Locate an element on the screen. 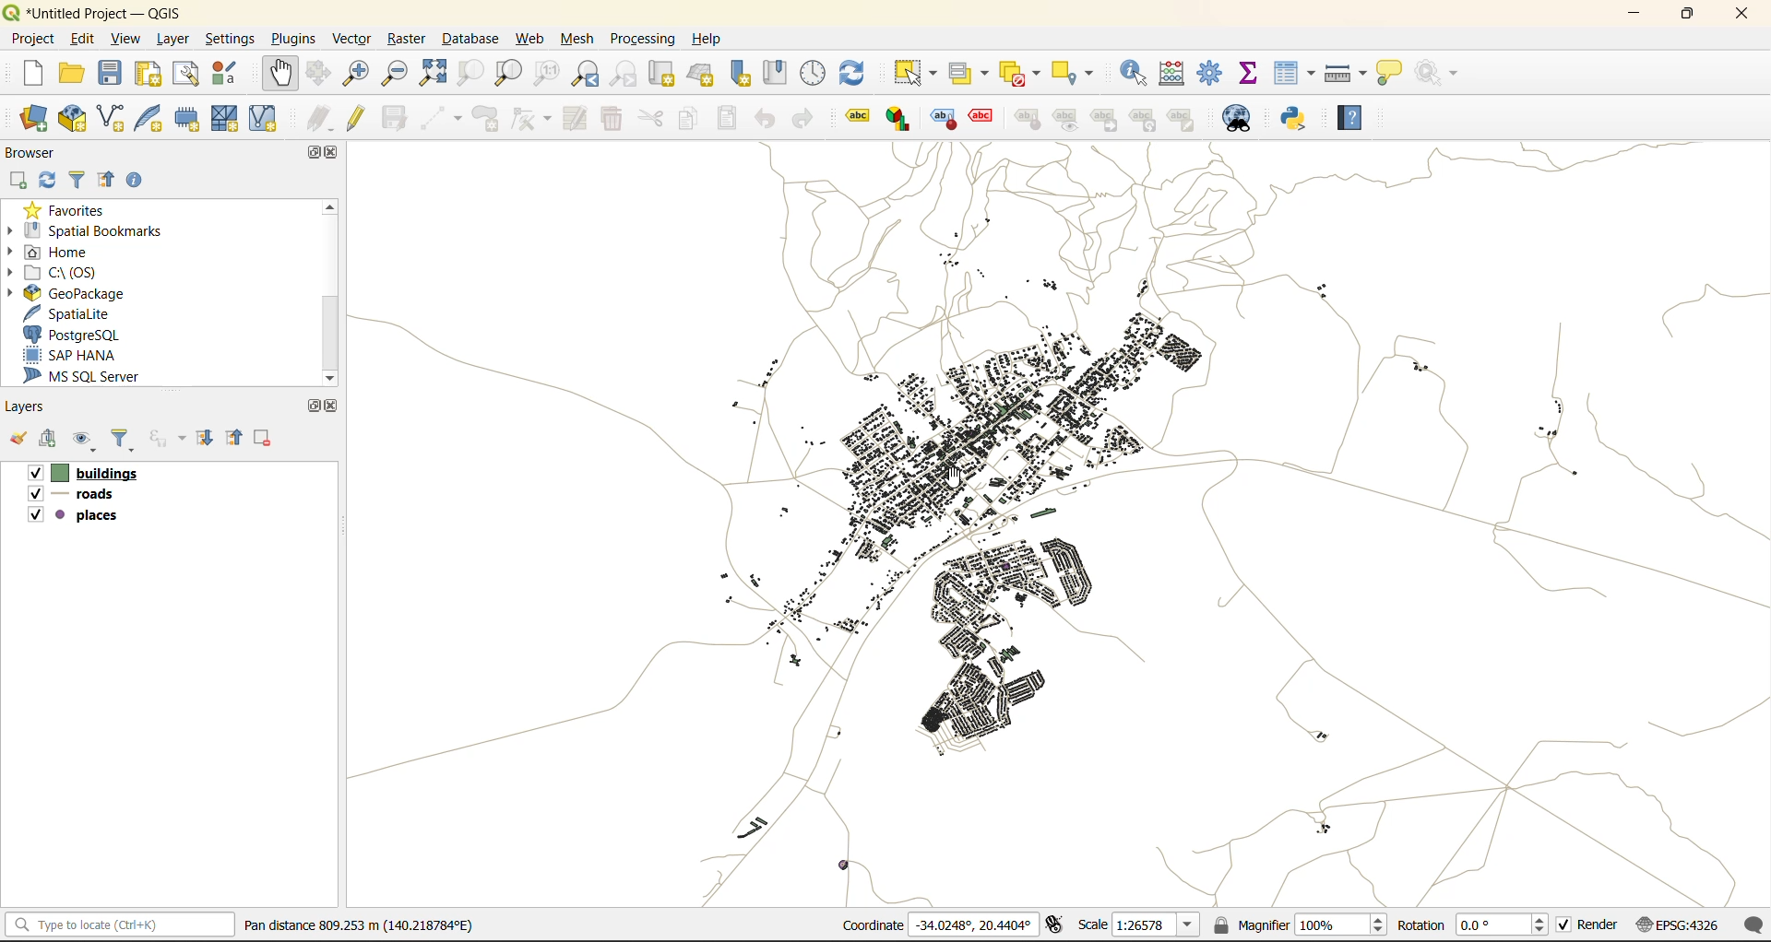  filter  is located at coordinates (127, 440).